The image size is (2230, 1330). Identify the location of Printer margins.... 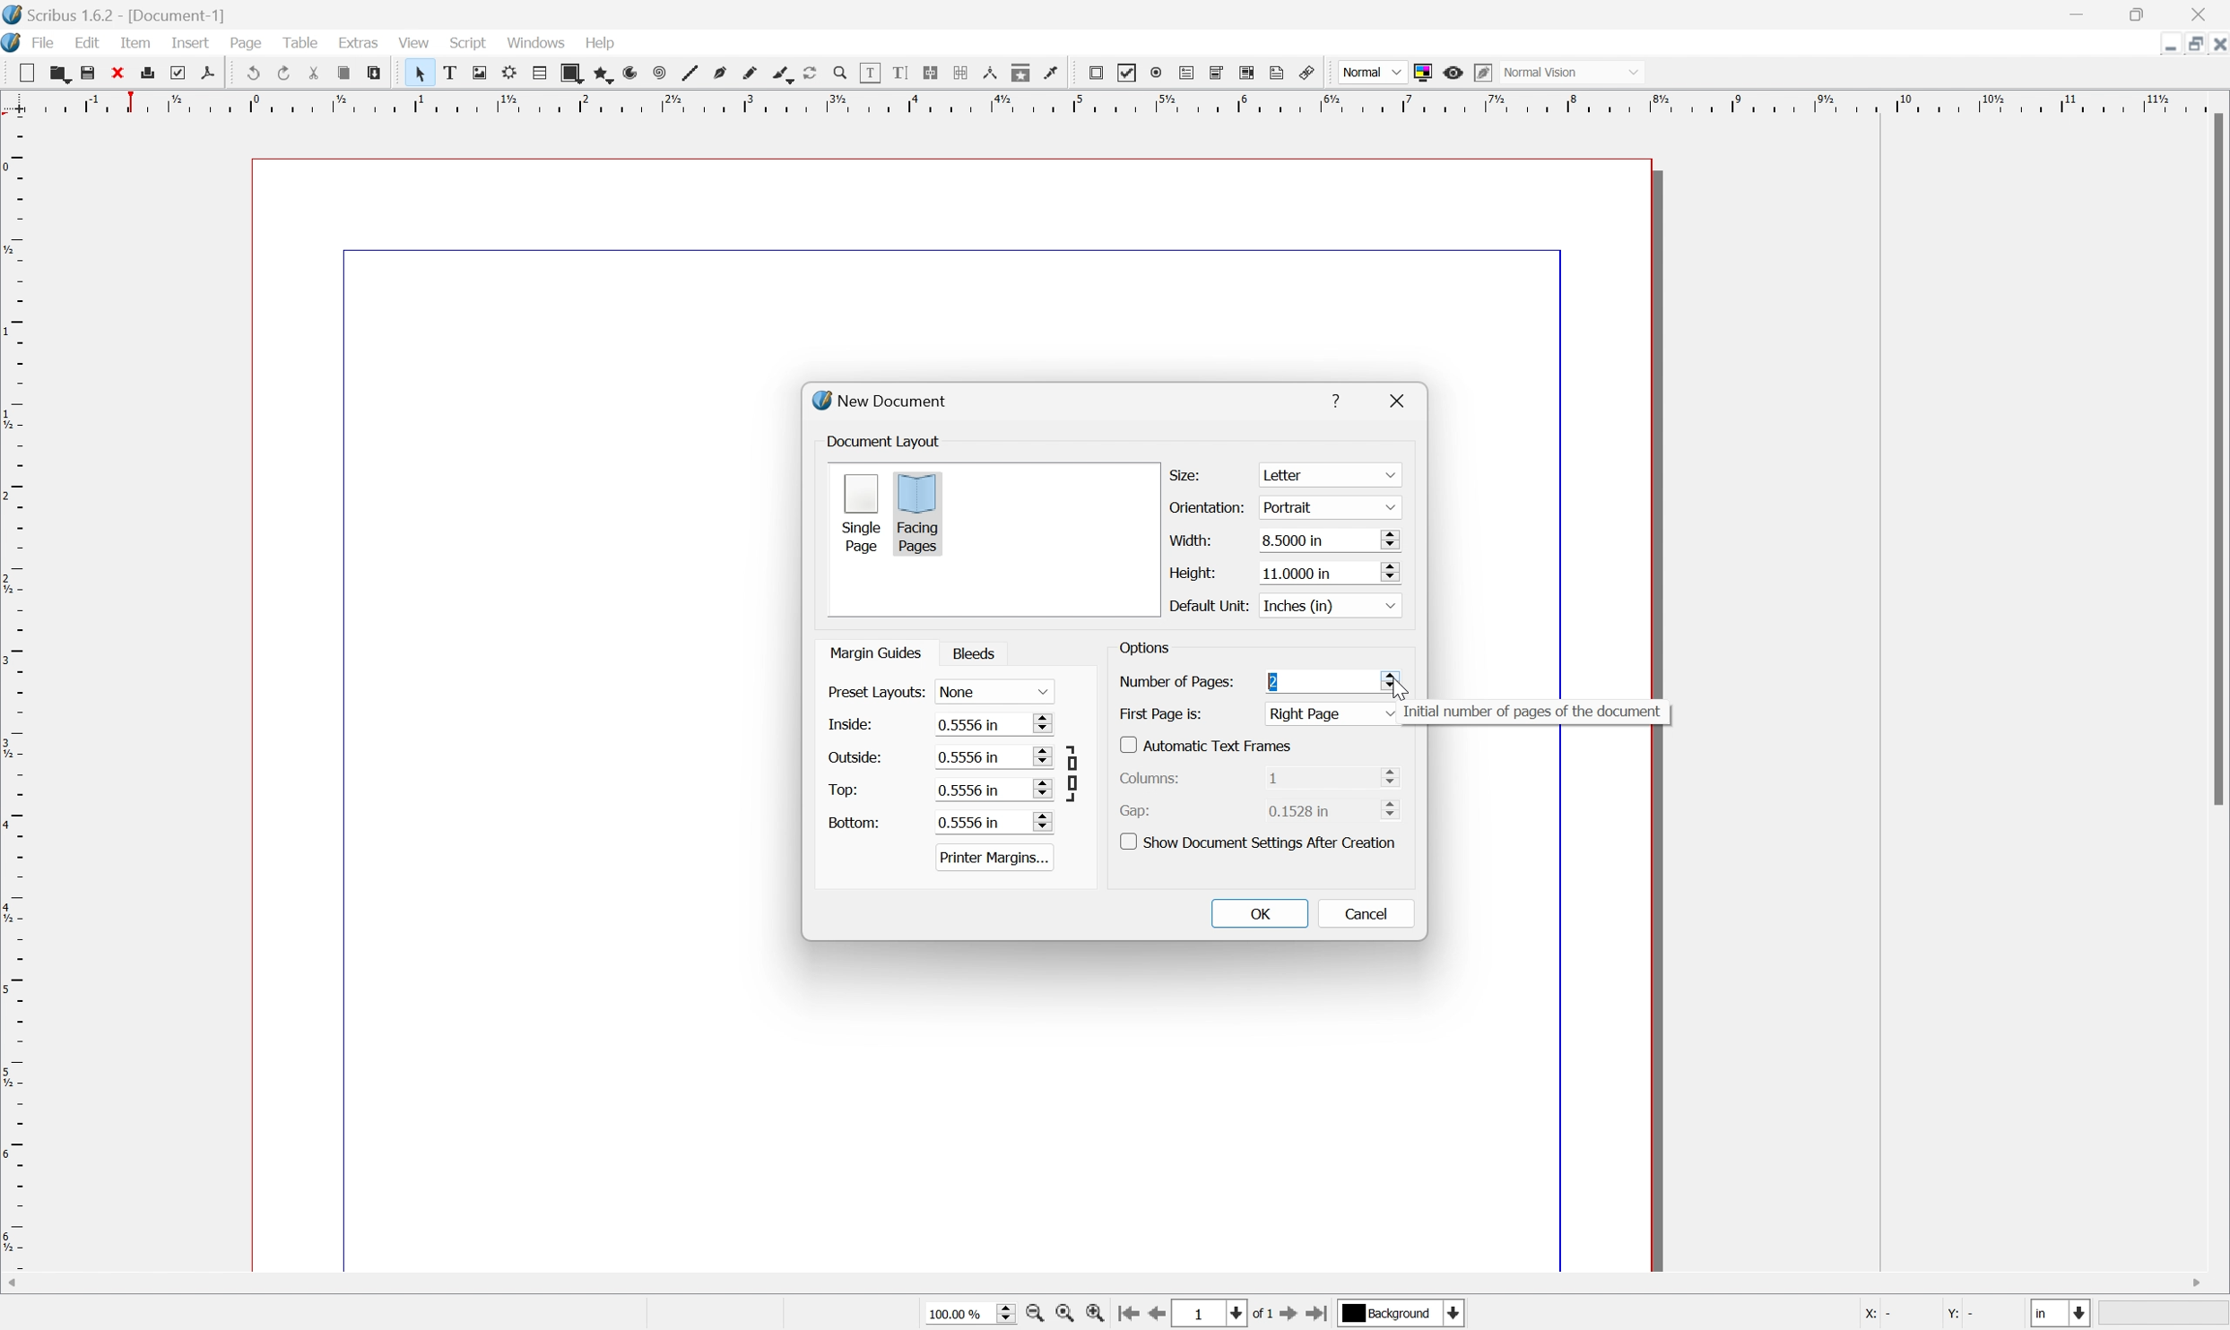
(995, 857).